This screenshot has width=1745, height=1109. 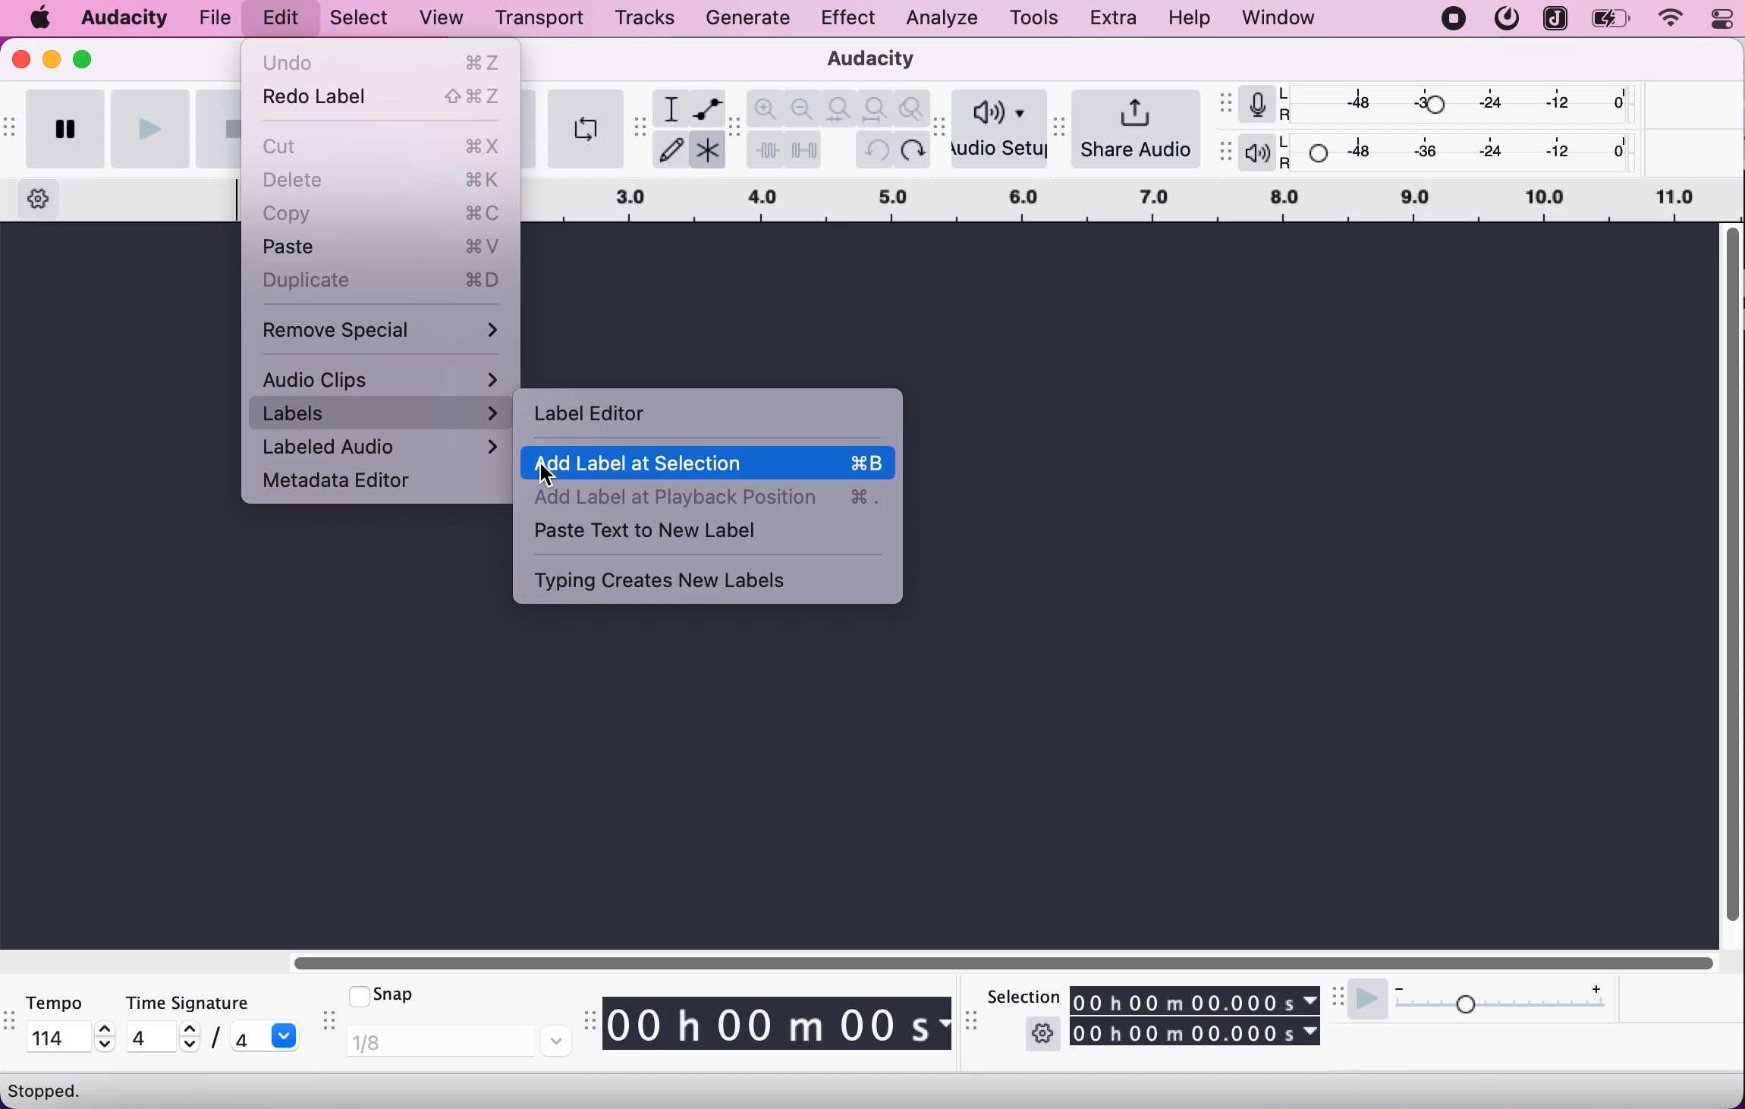 What do you see at coordinates (1454, 19) in the screenshot?
I see `recording stopped` at bounding box center [1454, 19].